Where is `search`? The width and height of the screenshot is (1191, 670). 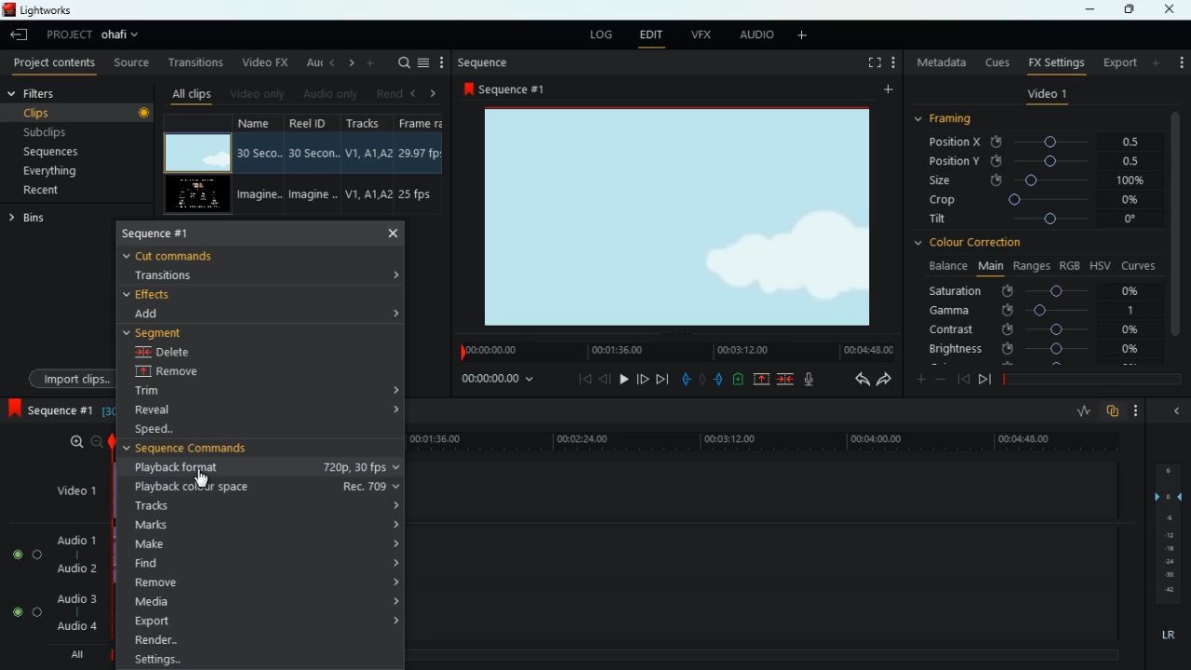 search is located at coordinates (397, 62).